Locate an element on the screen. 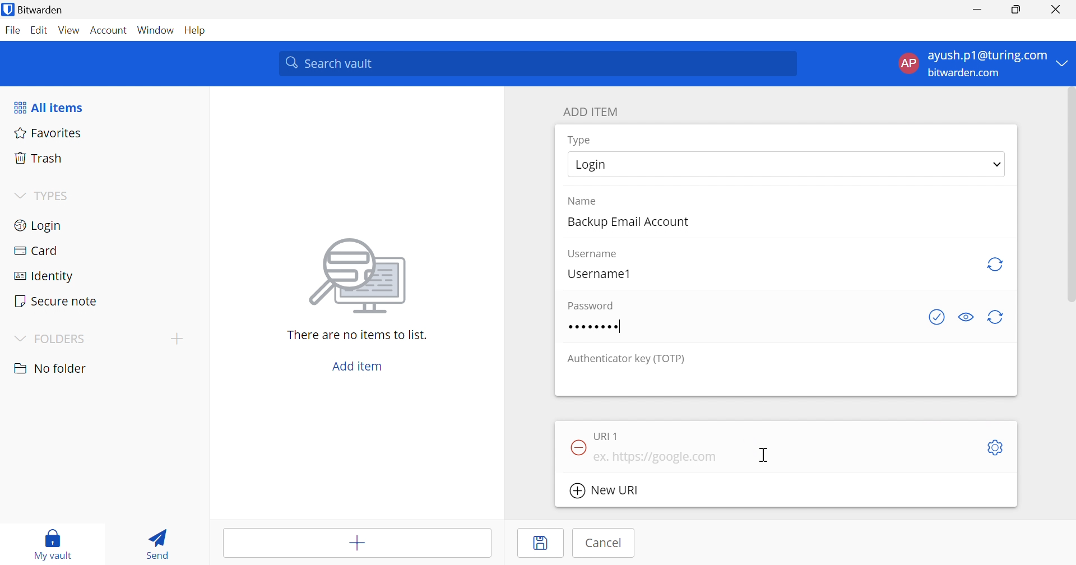 Image resolution: width=1076 pixels, height=565 pixels. Save is located at coordinates (540, 544).